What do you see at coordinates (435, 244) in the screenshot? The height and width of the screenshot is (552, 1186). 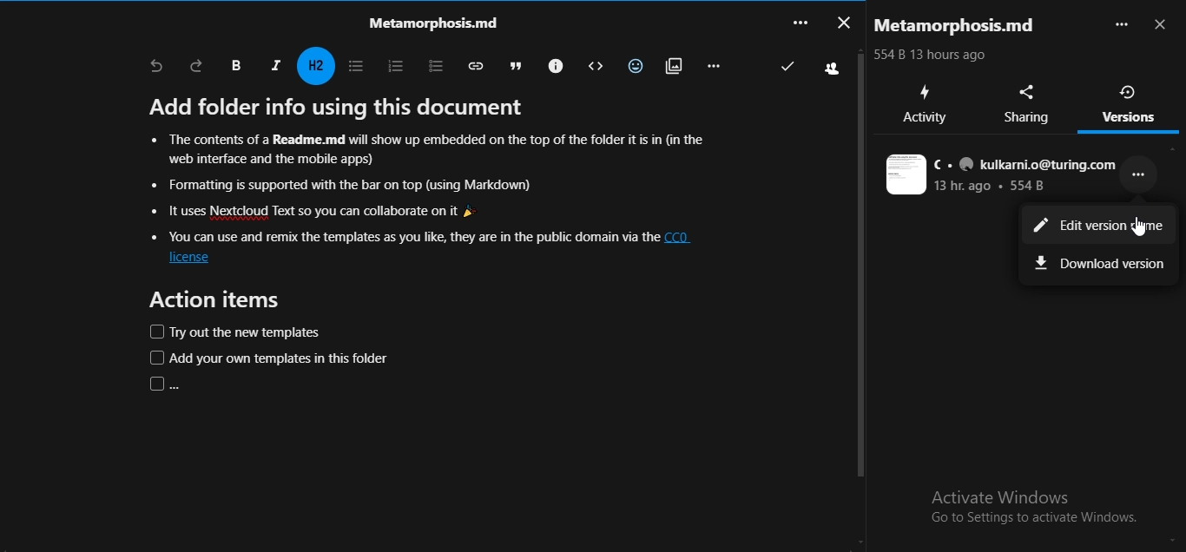 I see `text` at bounding box center [435, 244].